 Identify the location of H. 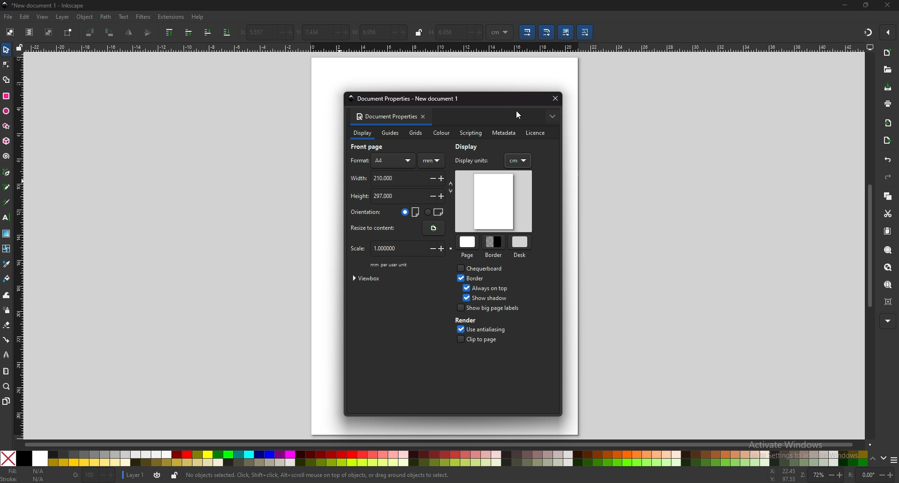
(431, 33).